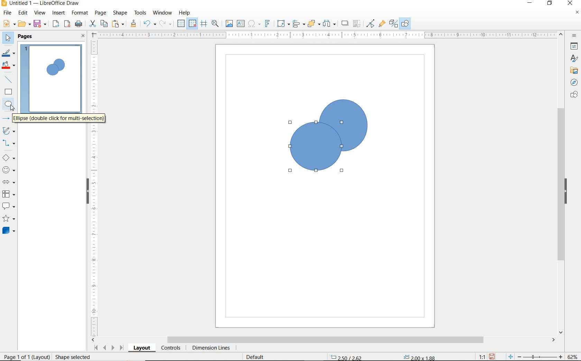  Describe the element at coordinates (86, 190) in the screenshot. I see `HIDE` at that location.